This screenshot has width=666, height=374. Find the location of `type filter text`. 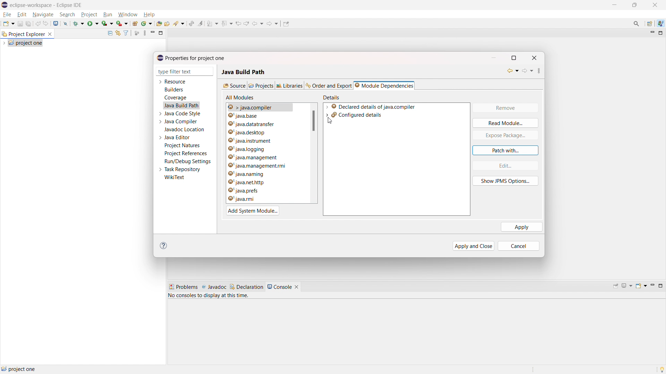

type filter text is located at coordinates (180, 72).